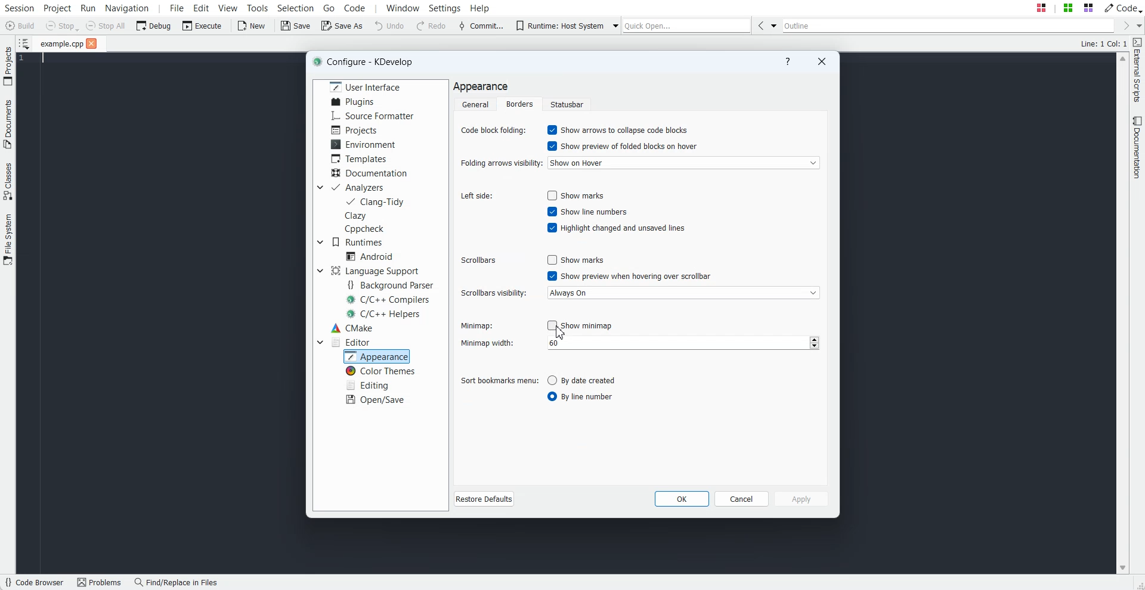  I want to click on Cursor, so click(561, 334).